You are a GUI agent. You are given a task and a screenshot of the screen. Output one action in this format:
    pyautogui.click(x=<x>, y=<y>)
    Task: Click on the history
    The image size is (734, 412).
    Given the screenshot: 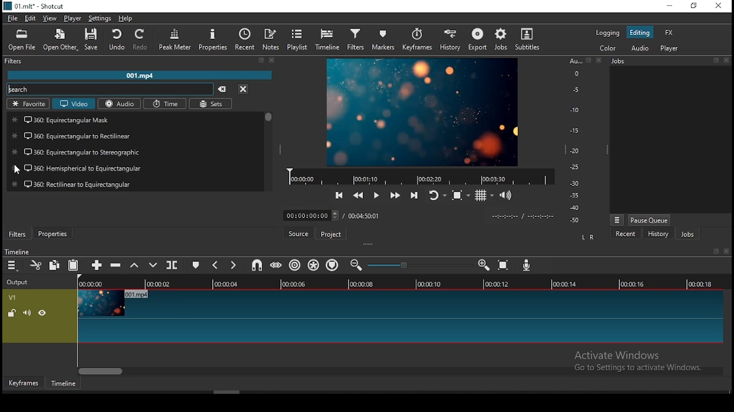 What is the action you would take?
    pyautogui.click(x=451, y=39)
    